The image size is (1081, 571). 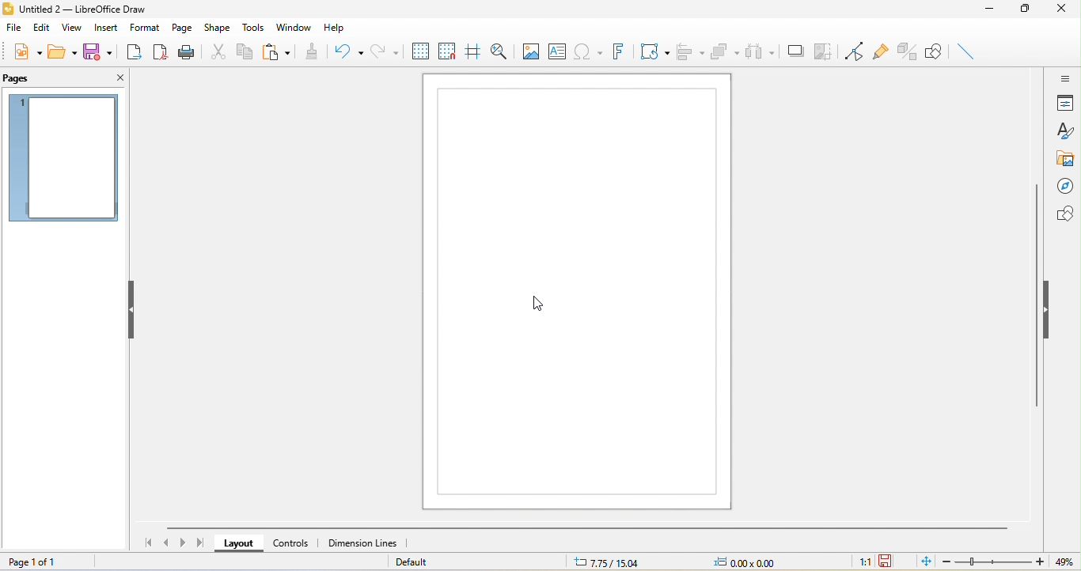 What do you see at coordinates (23, 51) in the screenshot?
I see `new` at bounding box center [23, 51].